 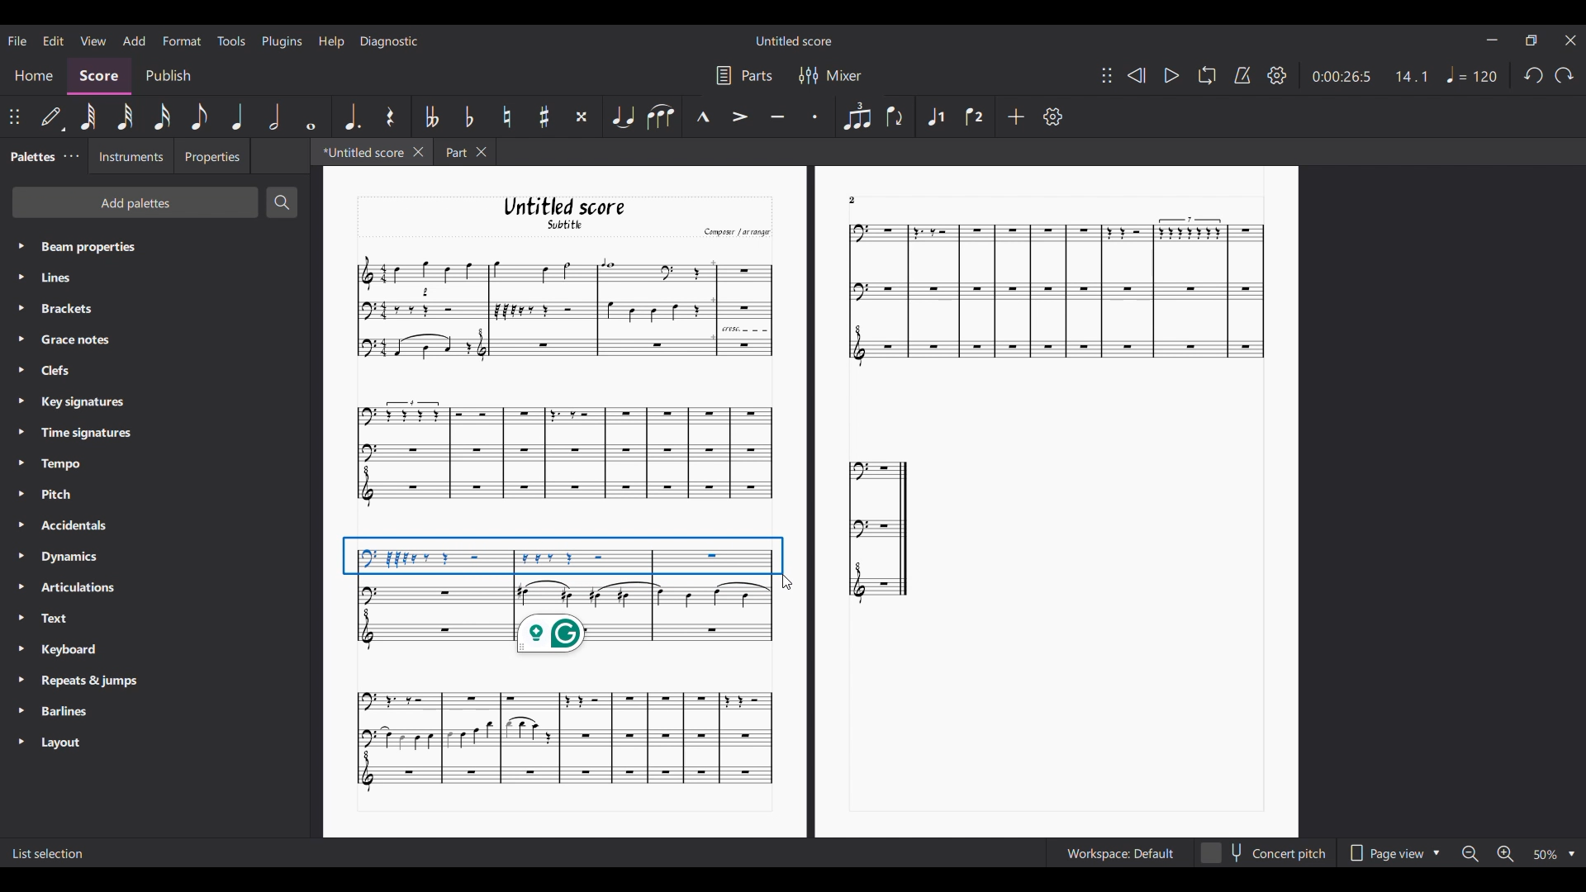 I want to click on Zoom in, so click(x=1507, y=855).